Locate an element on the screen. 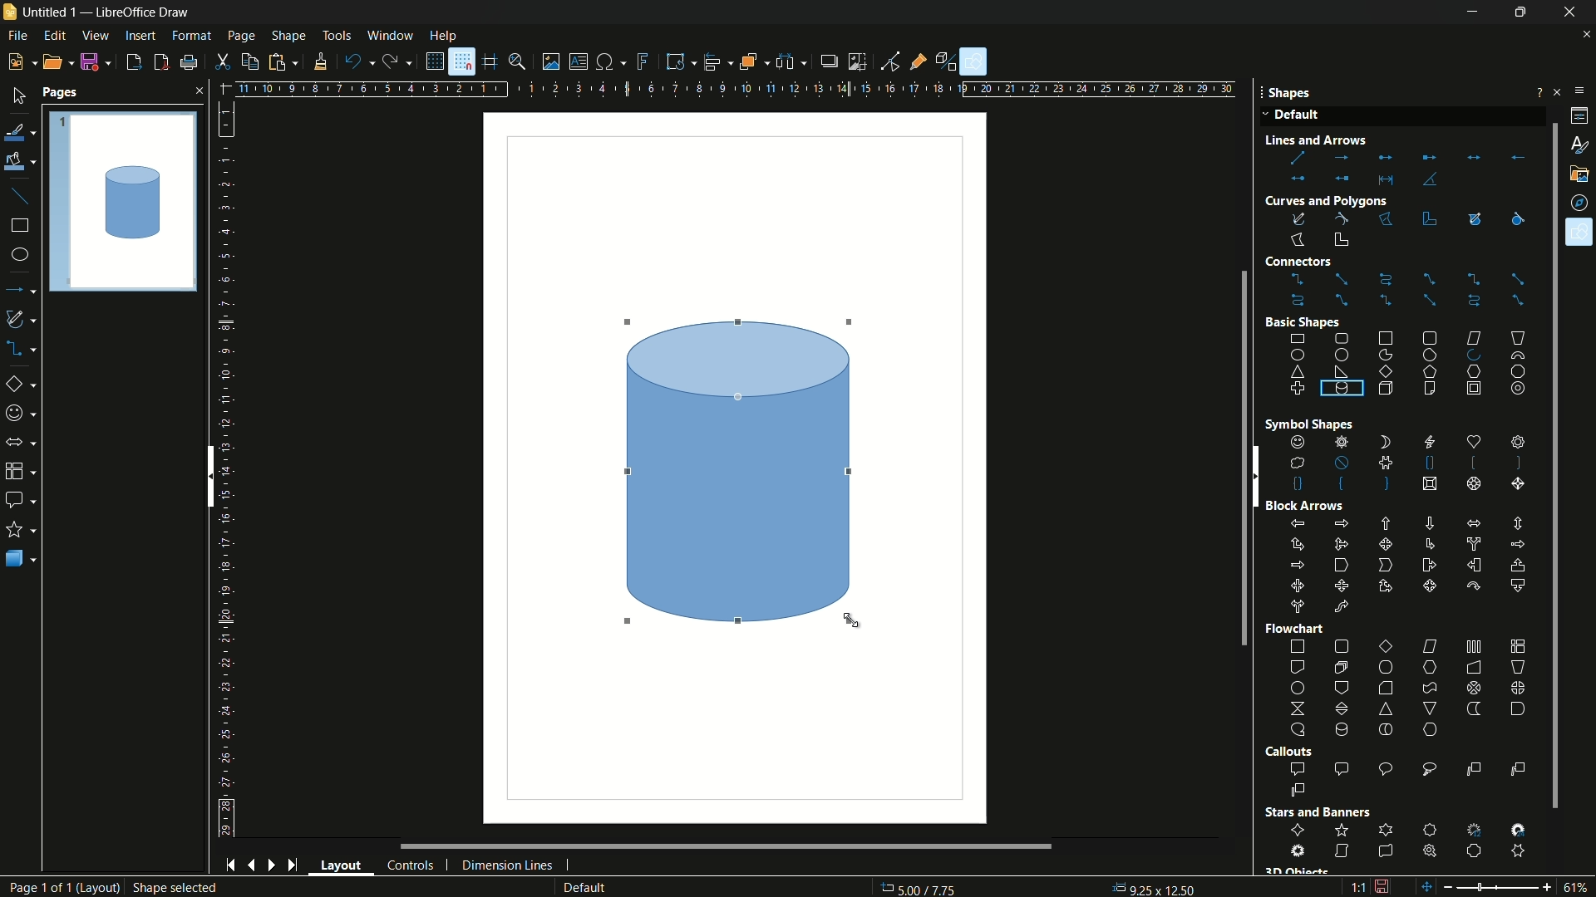 The image size is (1596, 897). cursor is located at coordinates (851, 621).